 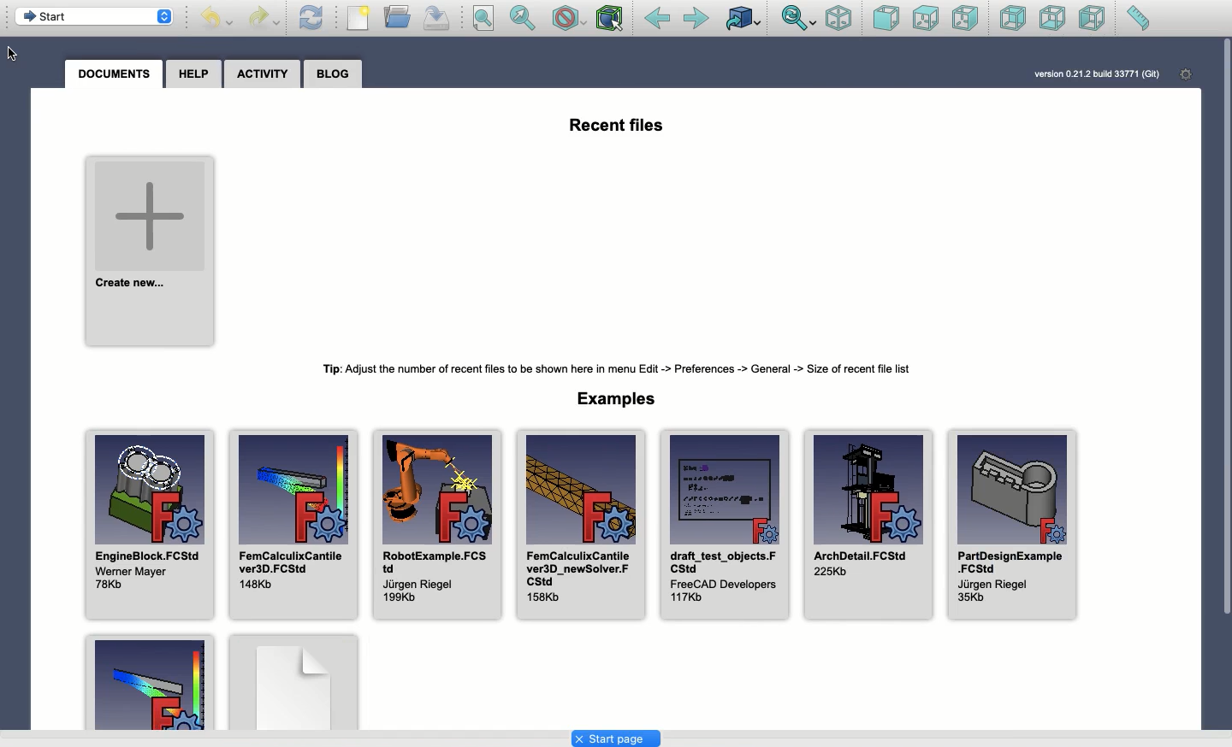 I want to click on FemCalculixCantilever3D.FCStd, so click(x=294, y=526).